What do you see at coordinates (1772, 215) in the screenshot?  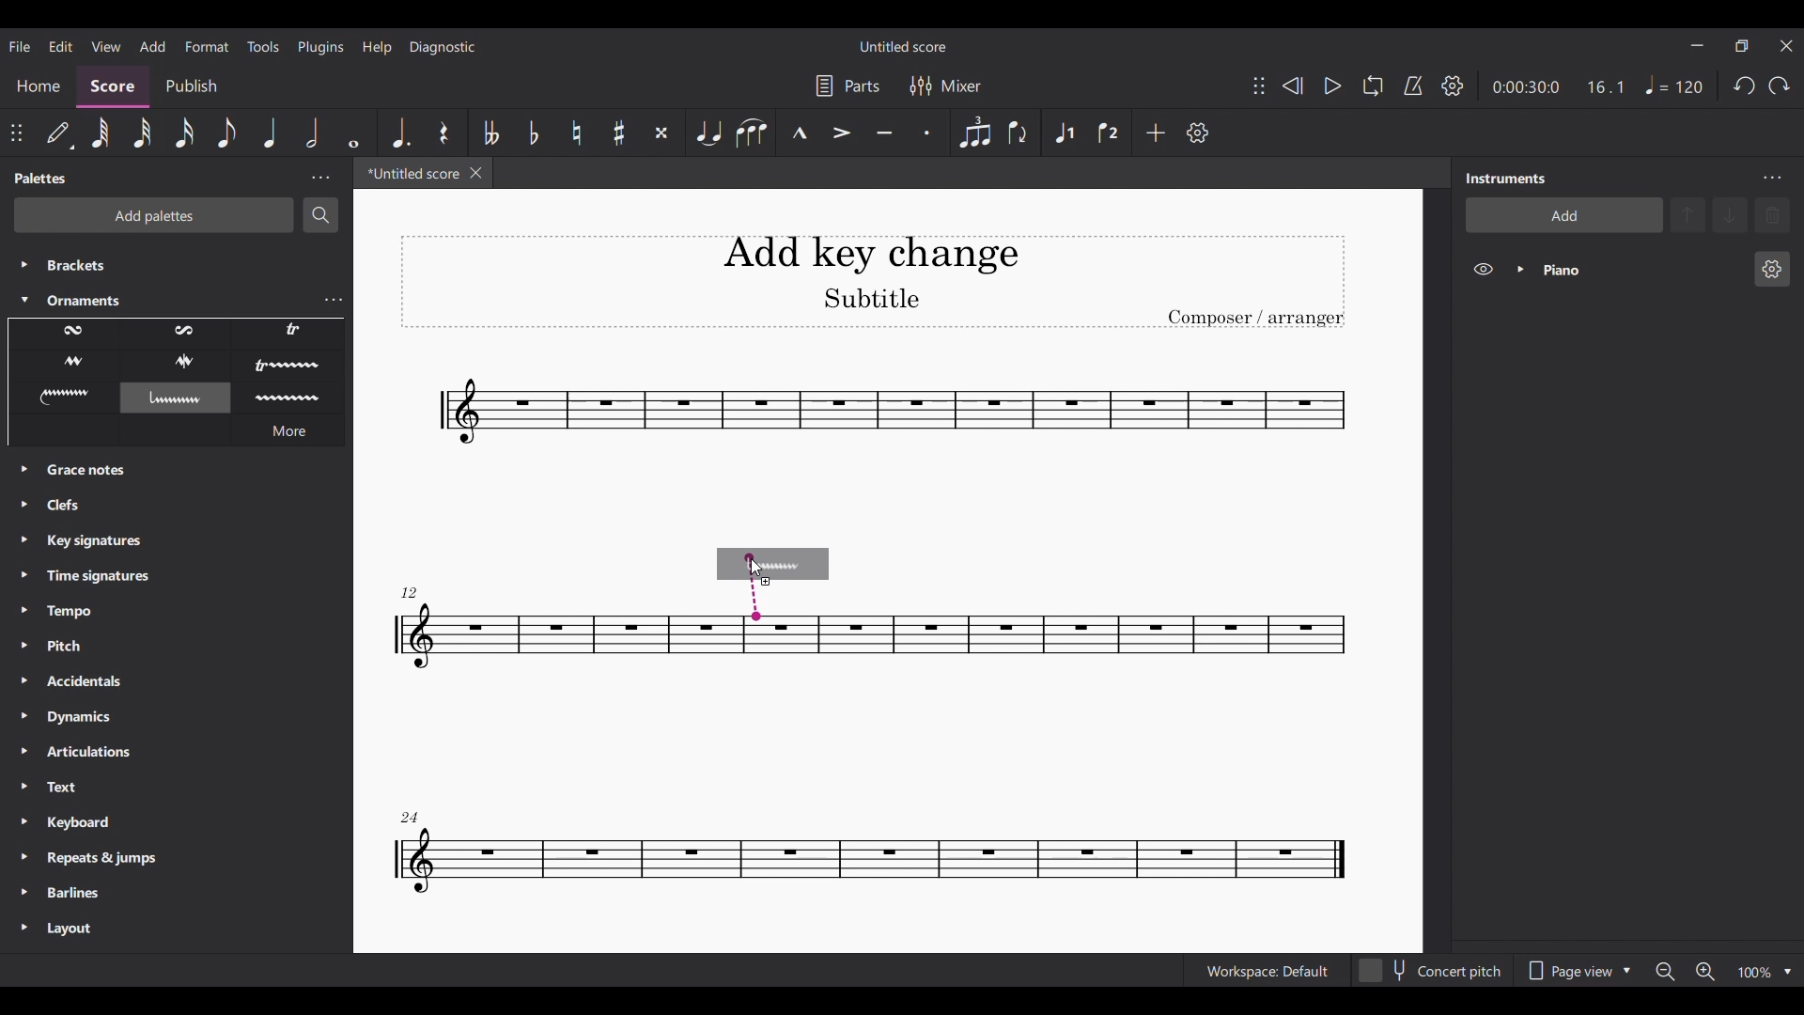 I see `Delete` at bounding box center [1772, 215].